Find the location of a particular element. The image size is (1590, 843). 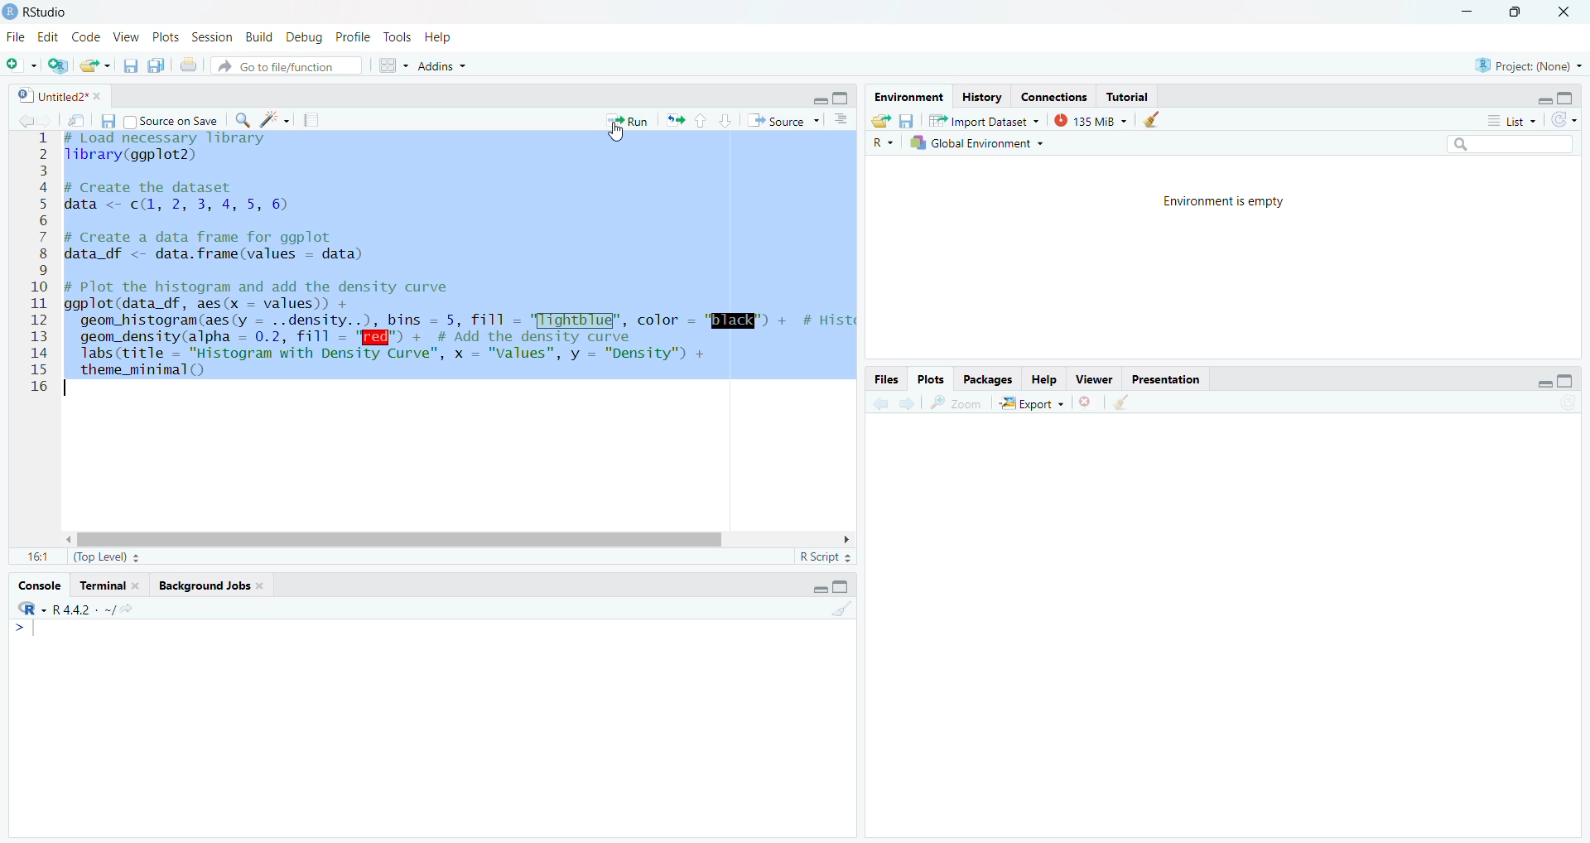

horizontal scroll bar is located at coordinates (404, 541).